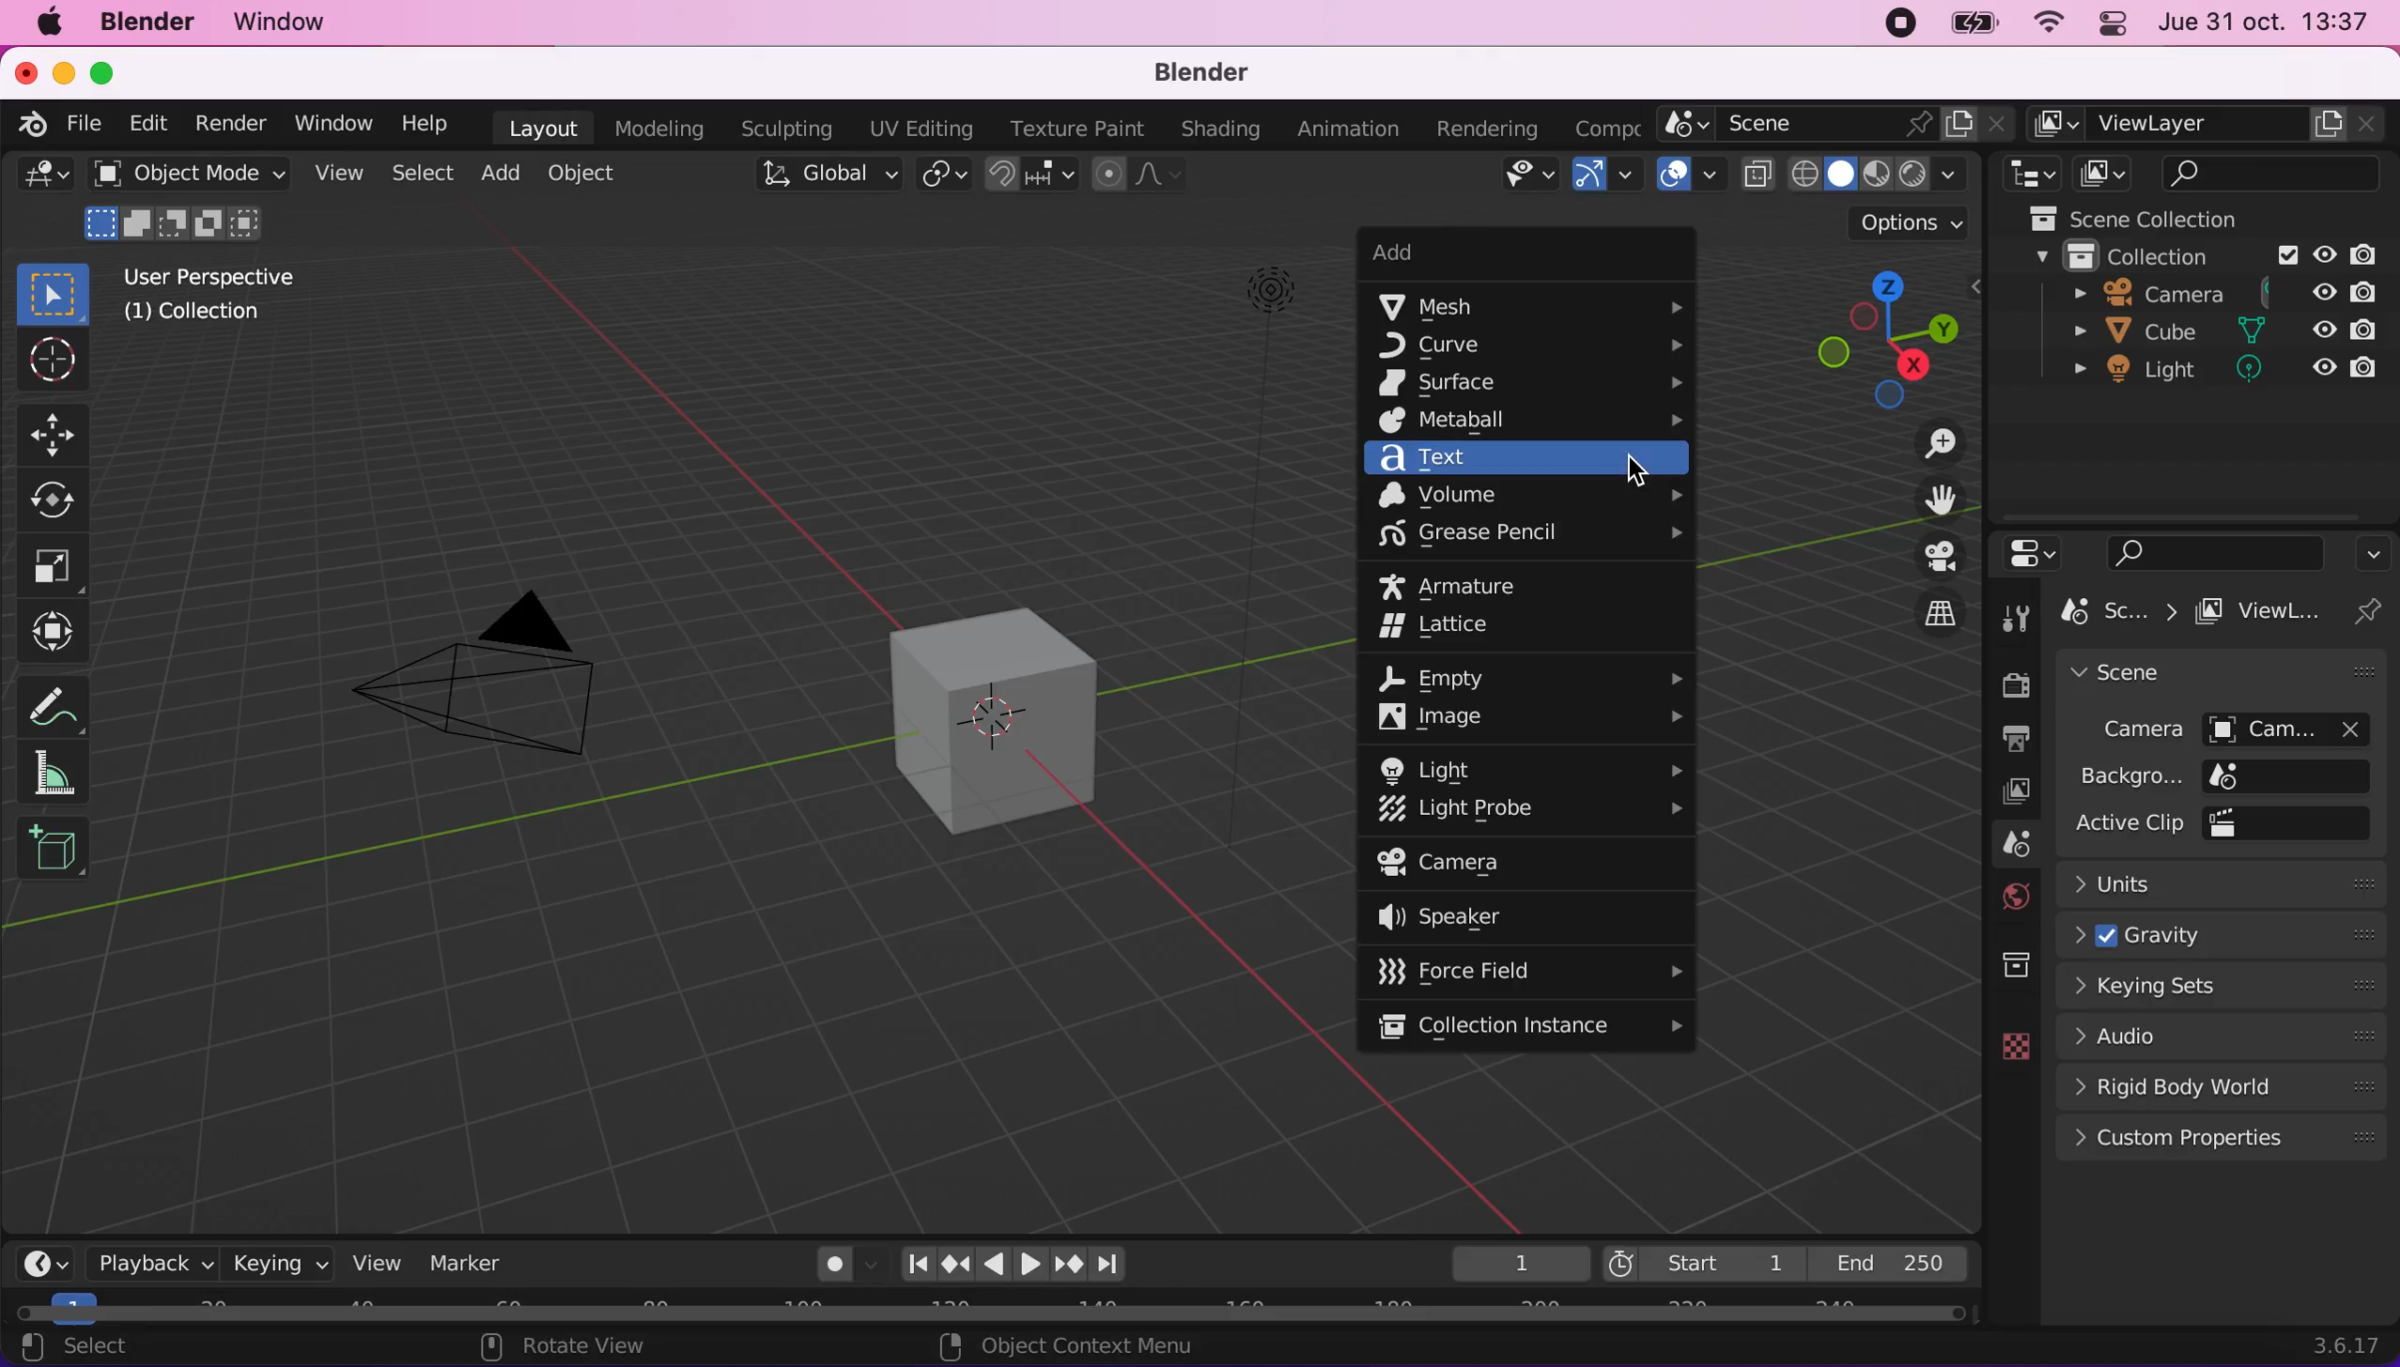  Describe the element at coordinates (943, 177) in the screenshot. I see `transform pivot point` at that location.